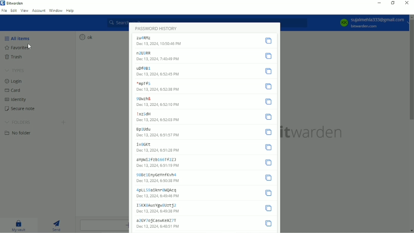  I want to click on Favorites, so click(17, 48).